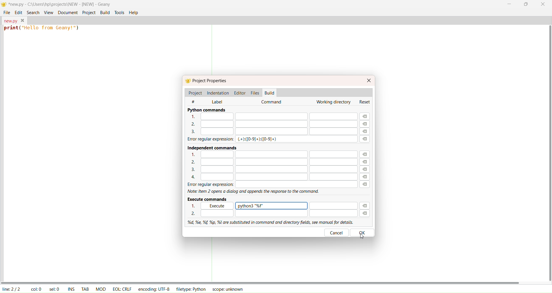  What do you see at coordinates (363, 232) in the screenshot?
I see `ok` at bounding box center [363, 232].